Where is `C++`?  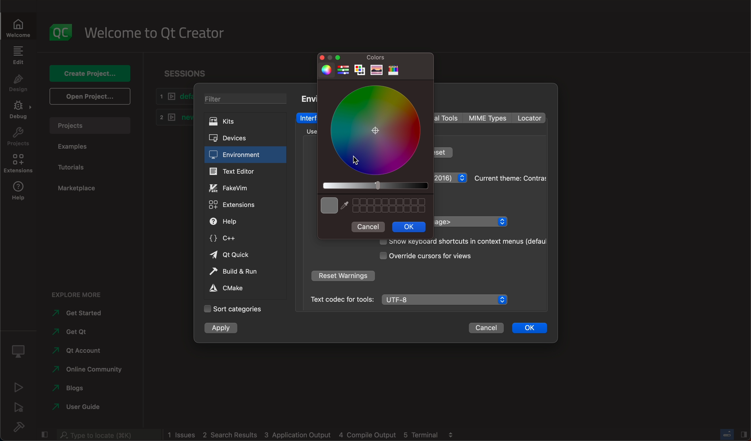
C++ is located at coordinates (243, 237).